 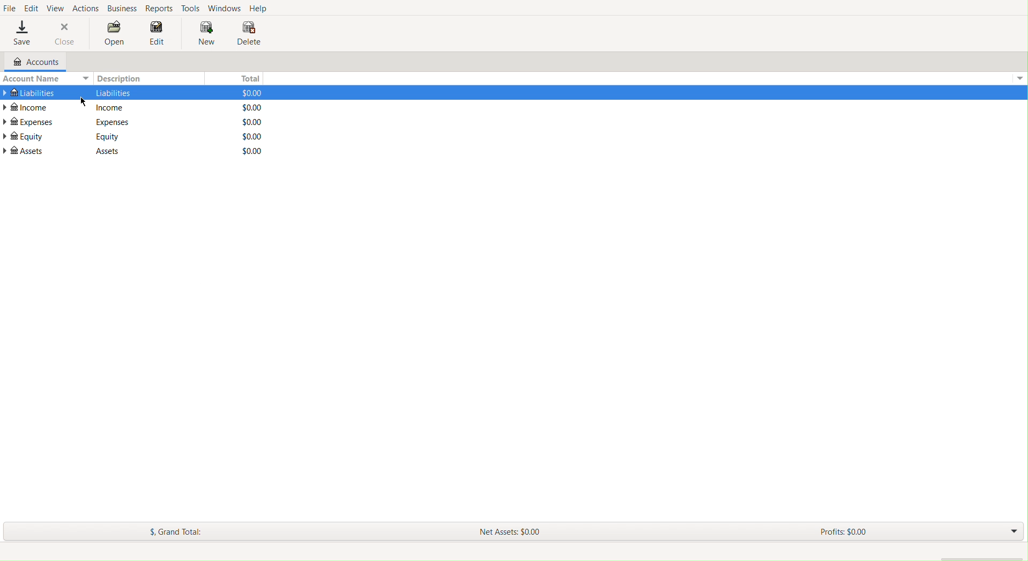 What do you see at coordinates (23, 136) in the screenshot?
I see `Equity` at bounding box center [23, 136].